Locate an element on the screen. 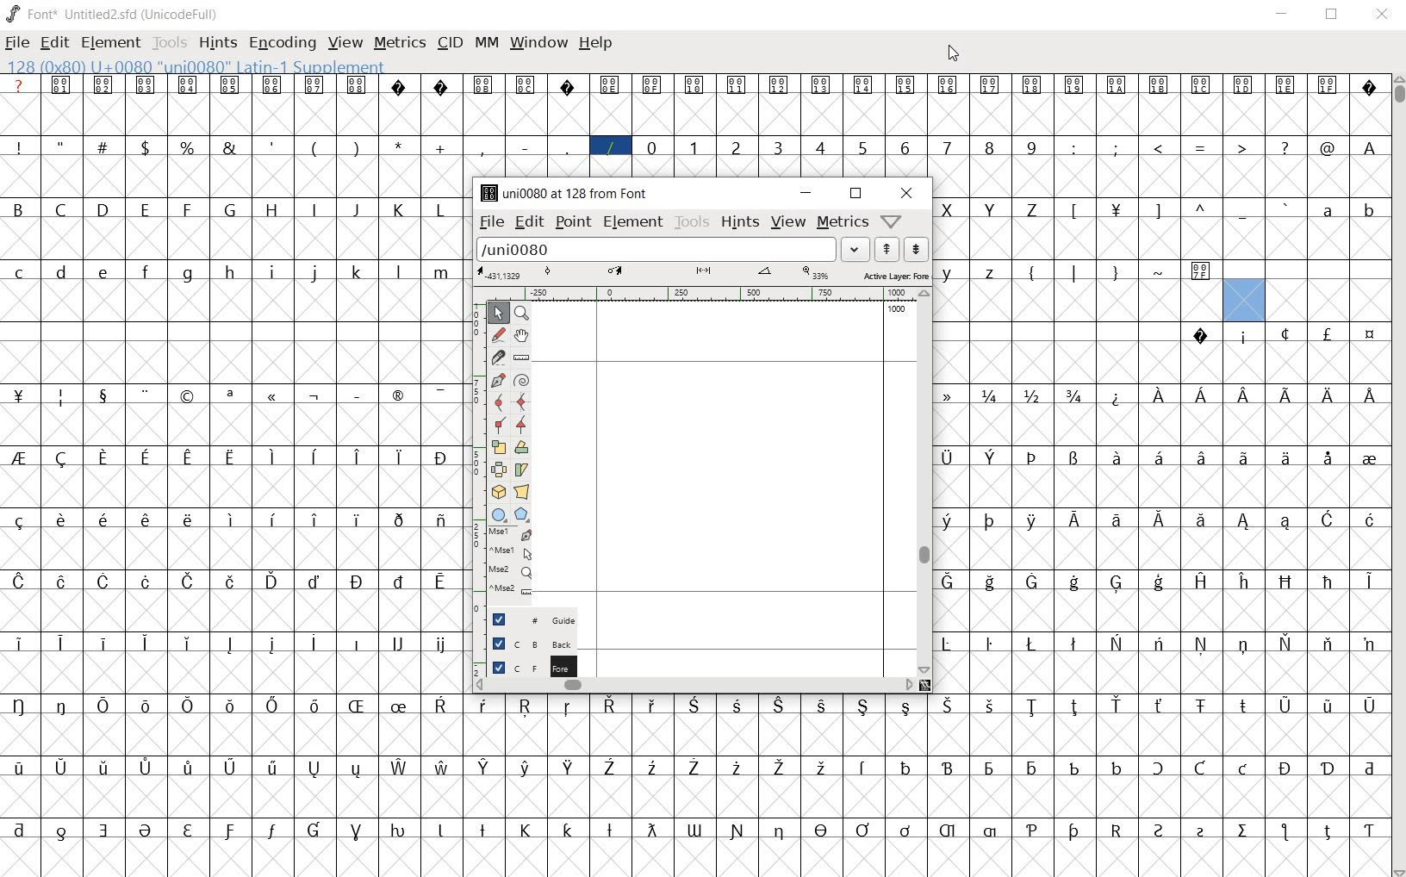 This screenshot has width=1406, height=877. glyph is located at coordinates (482, 830).